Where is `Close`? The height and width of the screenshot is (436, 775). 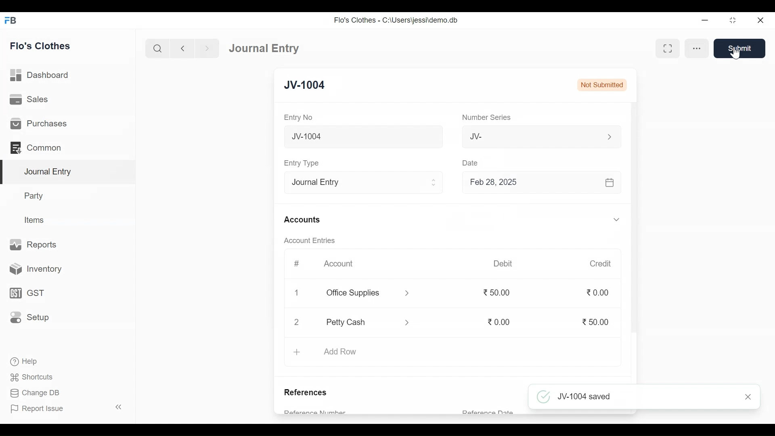 Close is located at coordinates (761, 21).